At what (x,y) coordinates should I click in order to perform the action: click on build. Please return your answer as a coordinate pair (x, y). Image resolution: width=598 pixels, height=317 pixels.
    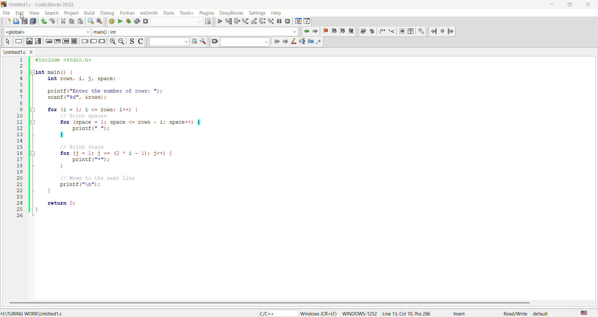
    Looking at the image, I should click on (111, 21).